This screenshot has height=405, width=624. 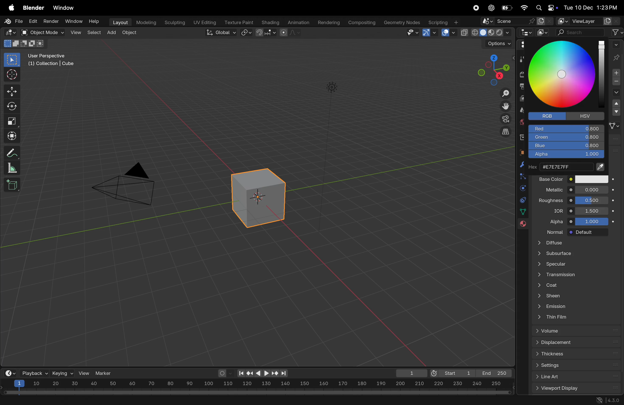 What do you see at coordinates (575, 318) in the screenshot?
I see `thin film` at bounding box center [575, 318].